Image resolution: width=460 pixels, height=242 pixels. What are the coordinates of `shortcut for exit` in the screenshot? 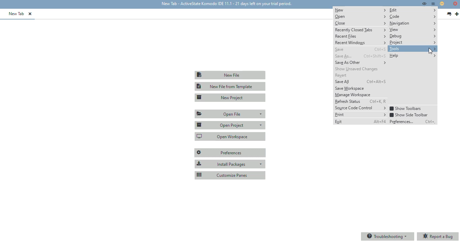 It's located at (380, 121).